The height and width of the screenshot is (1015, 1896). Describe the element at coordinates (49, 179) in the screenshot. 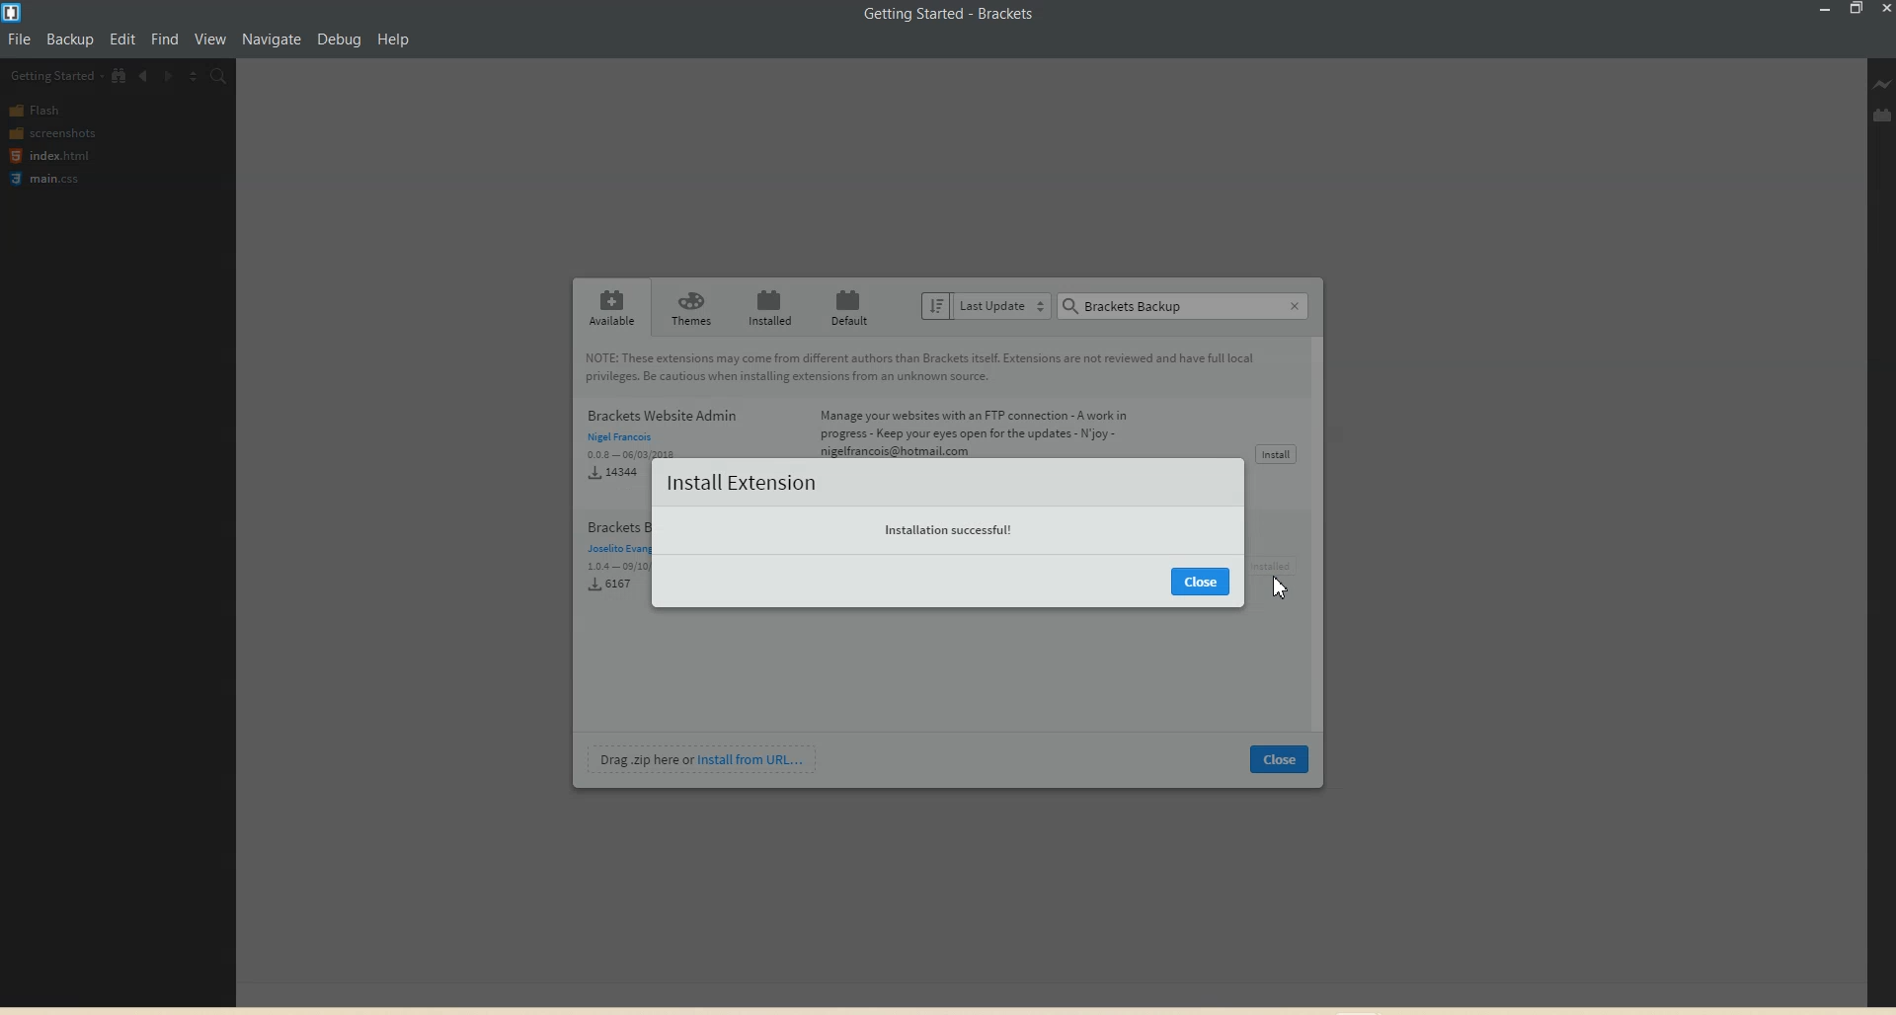

I see `main.css` at that location.